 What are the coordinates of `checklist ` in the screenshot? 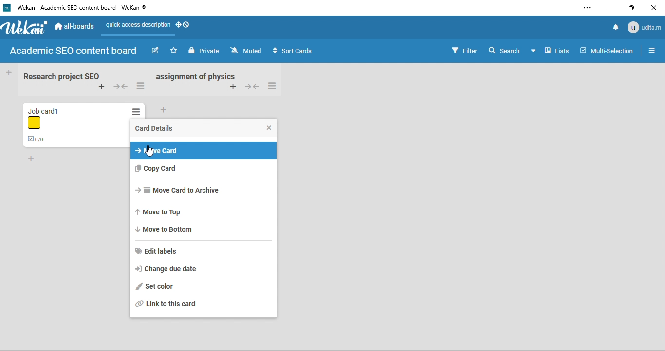 It's located at (36, 140).